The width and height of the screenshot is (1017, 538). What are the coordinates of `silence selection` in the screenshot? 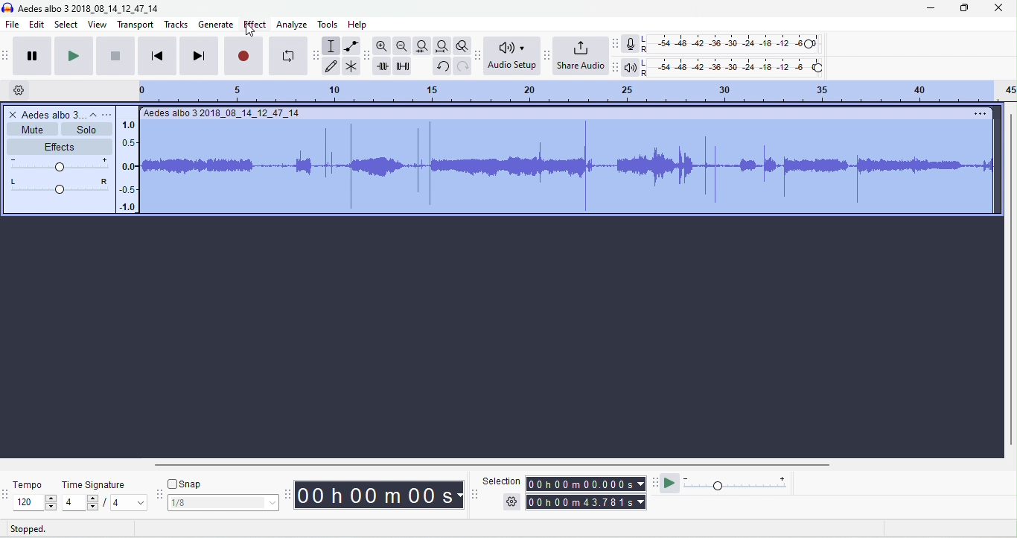 It's located at (403, 66).